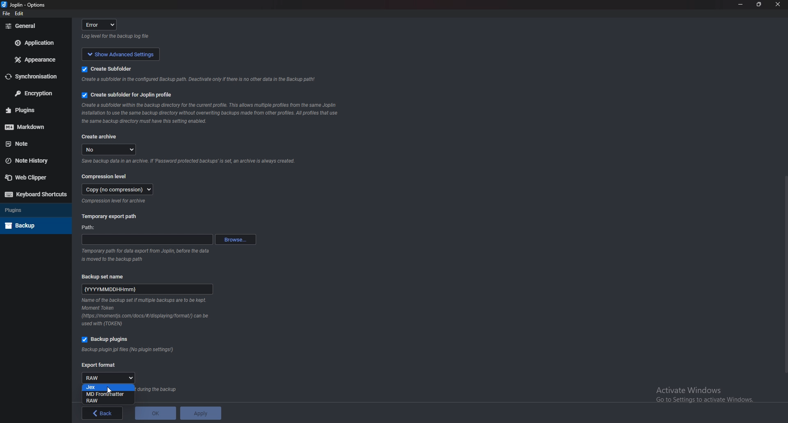 The height and width of the screenshot is (423, 788). What do you see at coordinates (34, 26) in the screenshot?
I see `General` at bounding box center [34, 26].